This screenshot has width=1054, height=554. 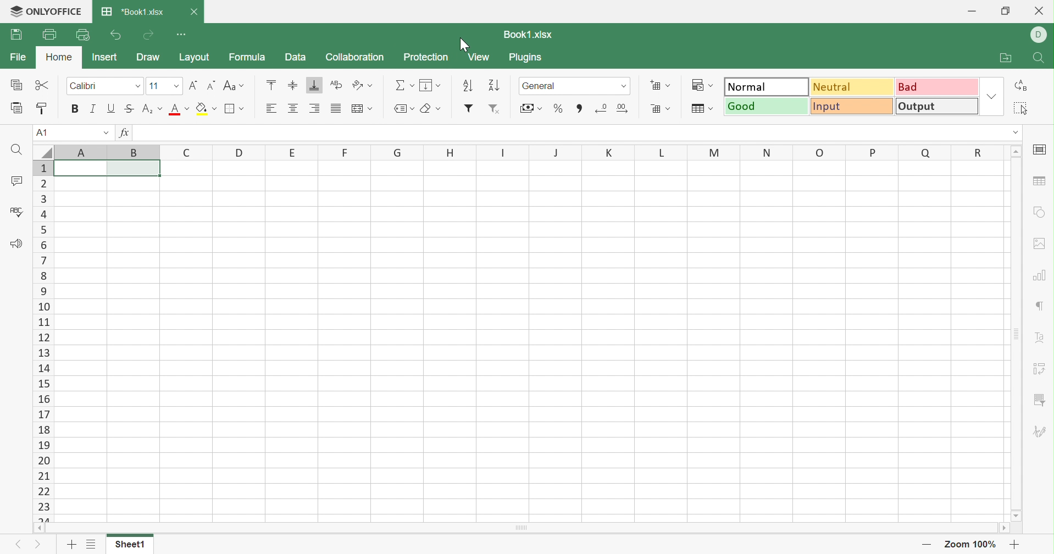 What do you see at coordinates (767, 85) in the screenshot?
I see `Normal` at bounding box center [767, 85].